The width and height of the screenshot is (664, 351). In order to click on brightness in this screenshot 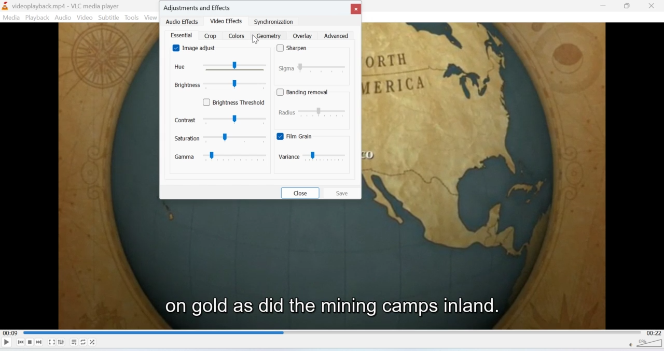, I will do `click(220, 84)`.